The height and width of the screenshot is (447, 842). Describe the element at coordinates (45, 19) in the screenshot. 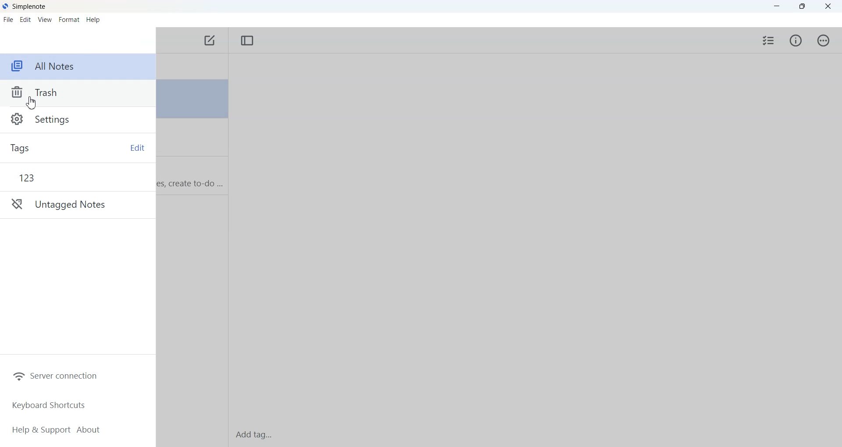

I see `View` at that location.